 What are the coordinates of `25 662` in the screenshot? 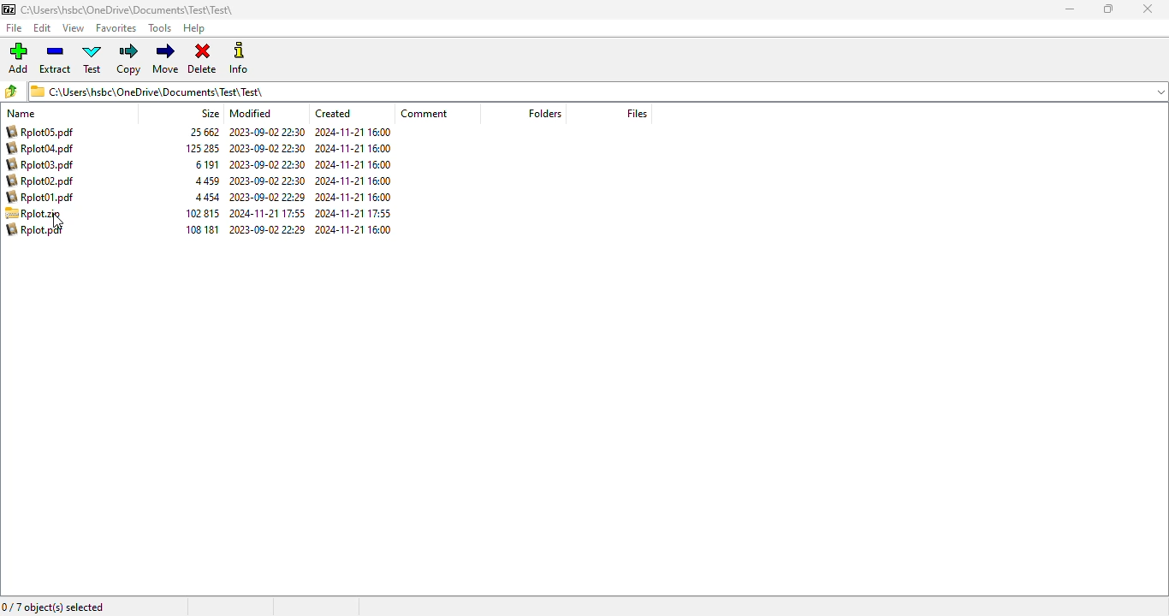 It's located at (206, 133).